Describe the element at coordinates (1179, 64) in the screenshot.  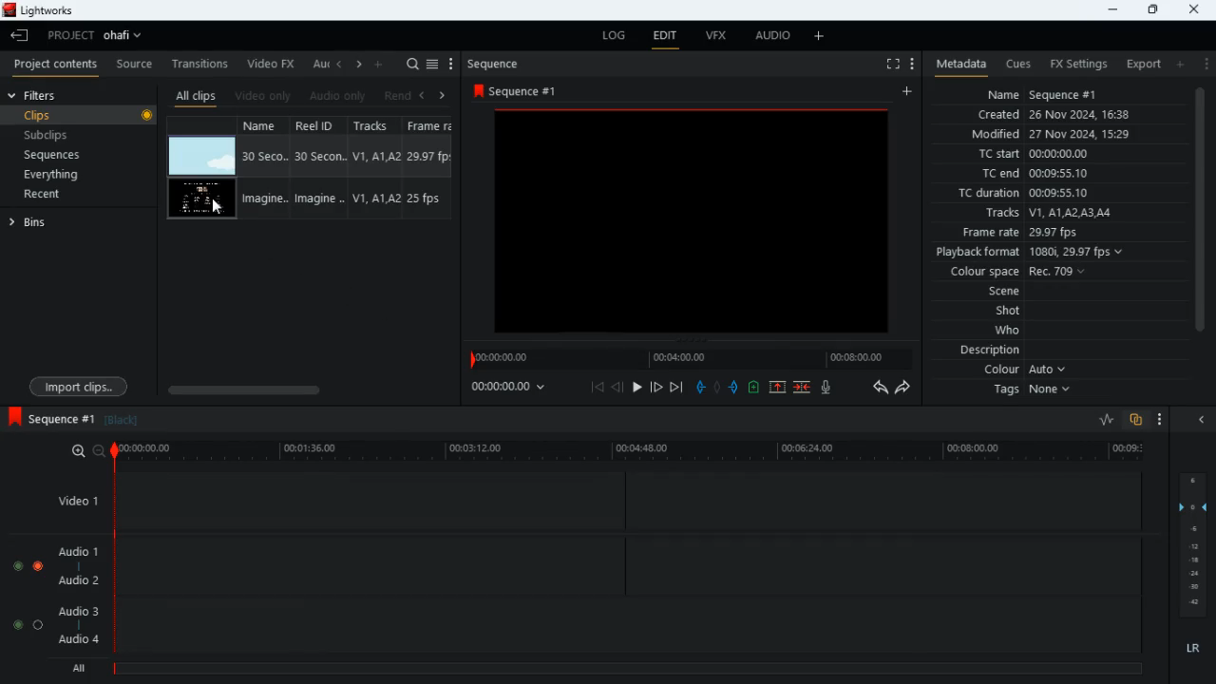
I see `add` at that location.